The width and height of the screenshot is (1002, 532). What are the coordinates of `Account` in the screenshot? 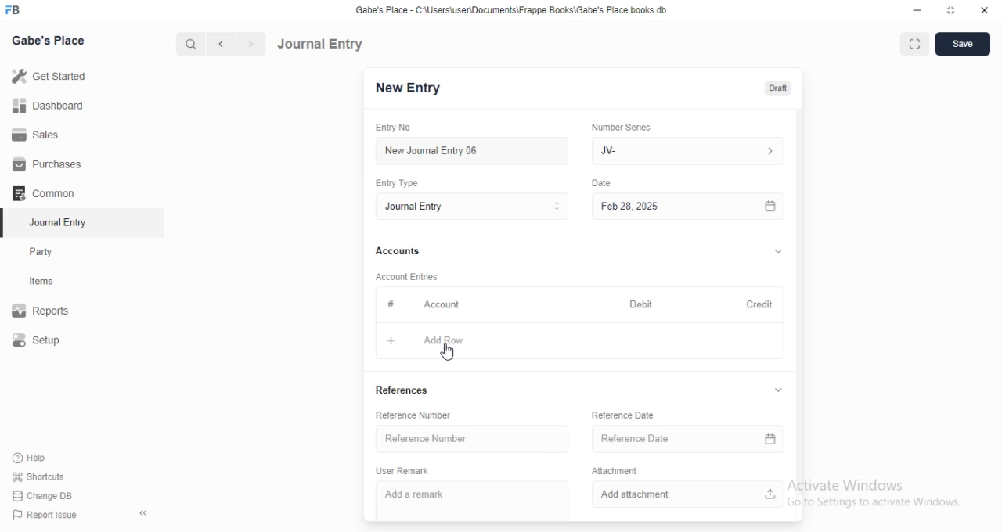 It's located at (430, 306).